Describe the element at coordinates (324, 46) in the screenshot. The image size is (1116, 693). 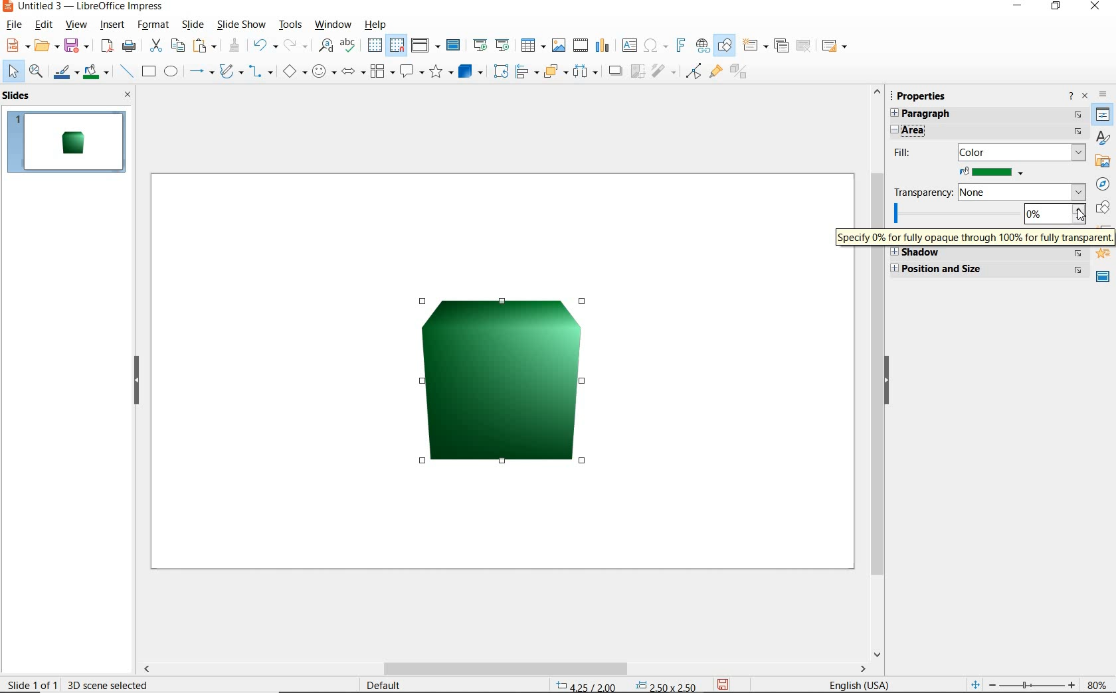
I see `find and replace` at that location.